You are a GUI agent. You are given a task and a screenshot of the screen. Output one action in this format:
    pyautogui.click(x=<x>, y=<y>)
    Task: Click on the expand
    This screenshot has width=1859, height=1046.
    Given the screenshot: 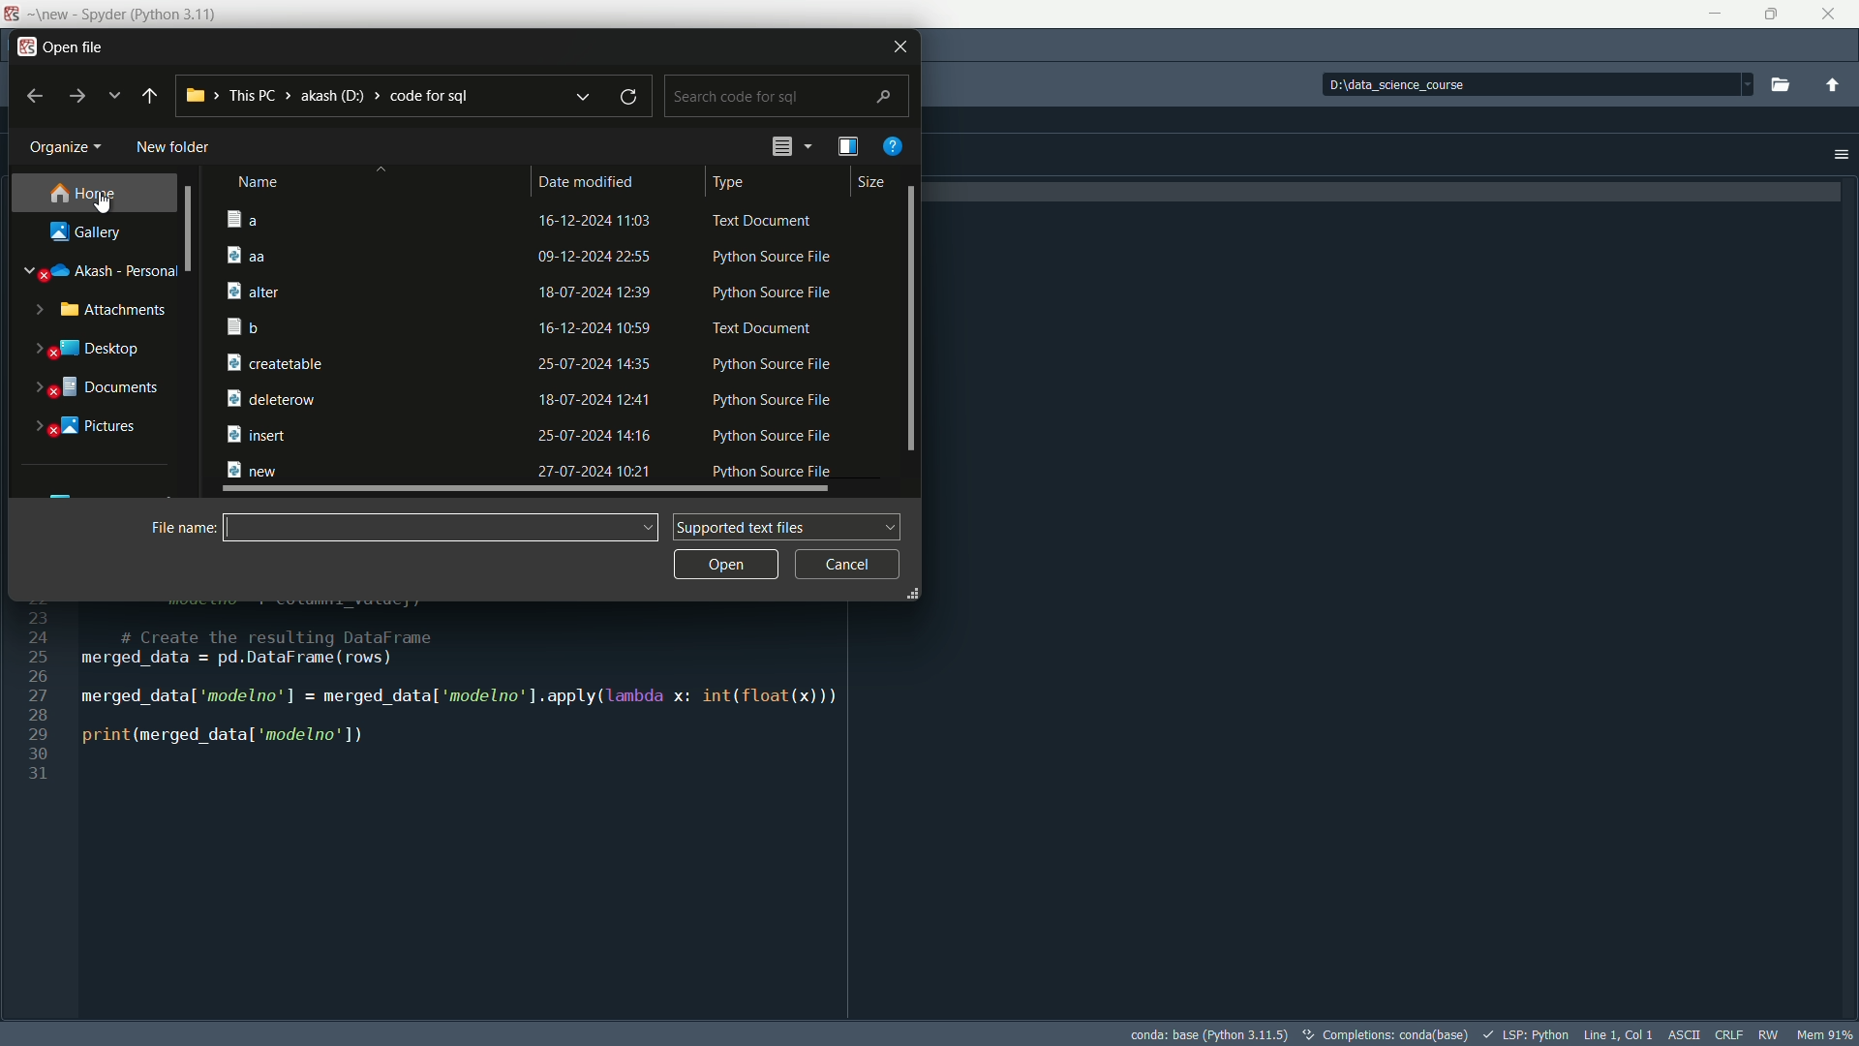 What is the action you would take?
    pyautogui.click(x=36, y=350)
    